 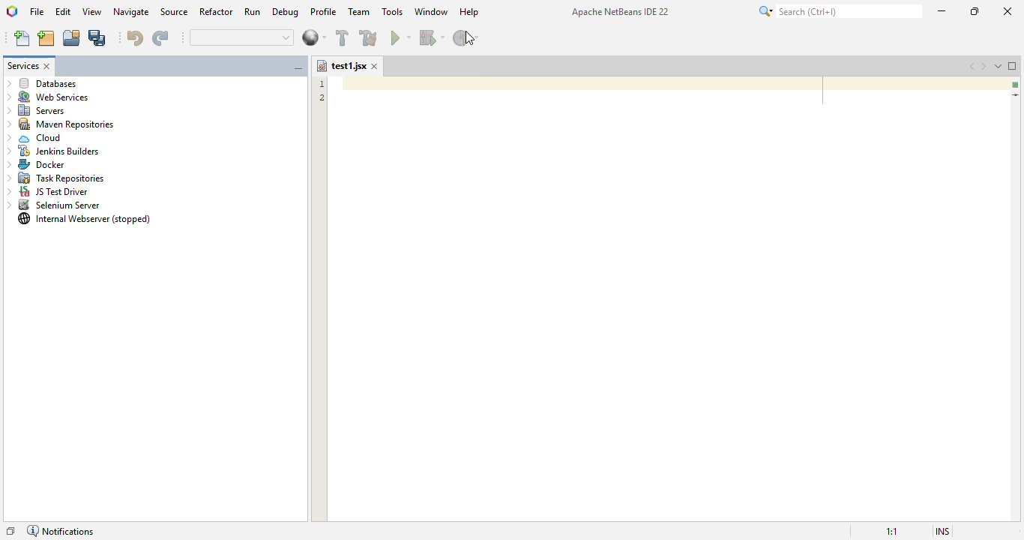 I want to click on task repositories, so click(x=54, y=179).